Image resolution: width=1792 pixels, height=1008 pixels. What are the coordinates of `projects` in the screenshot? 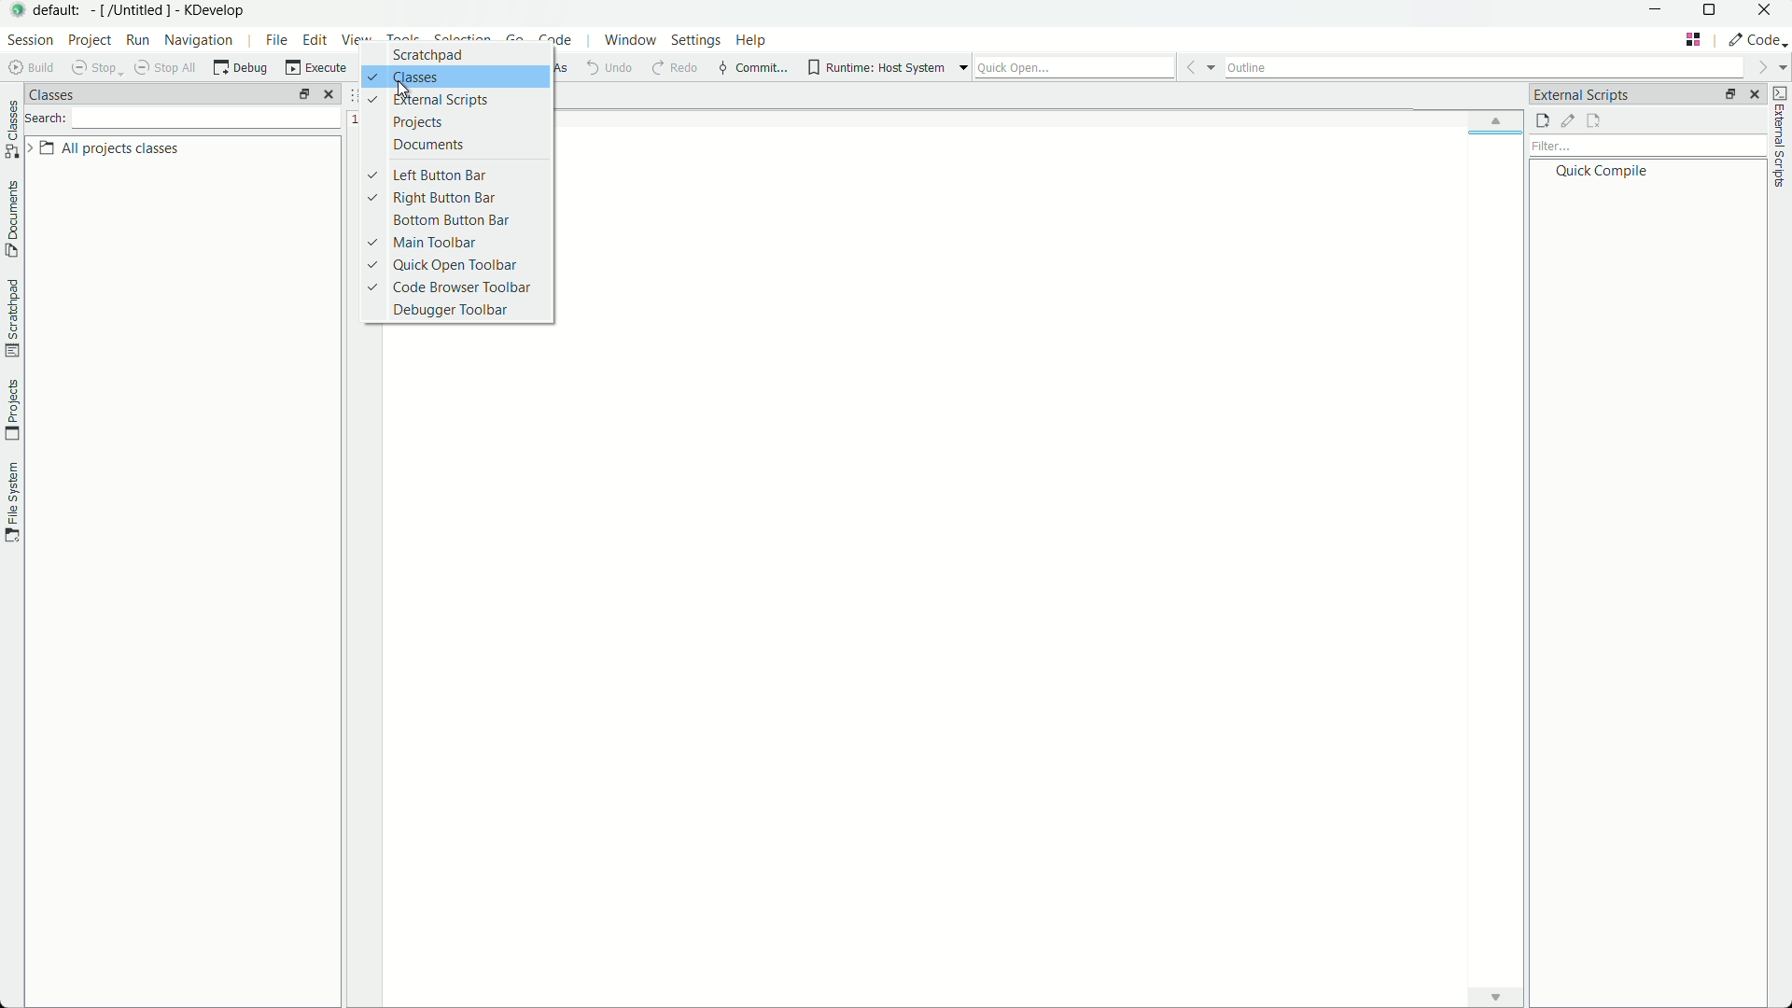 It's located at (457, 121).